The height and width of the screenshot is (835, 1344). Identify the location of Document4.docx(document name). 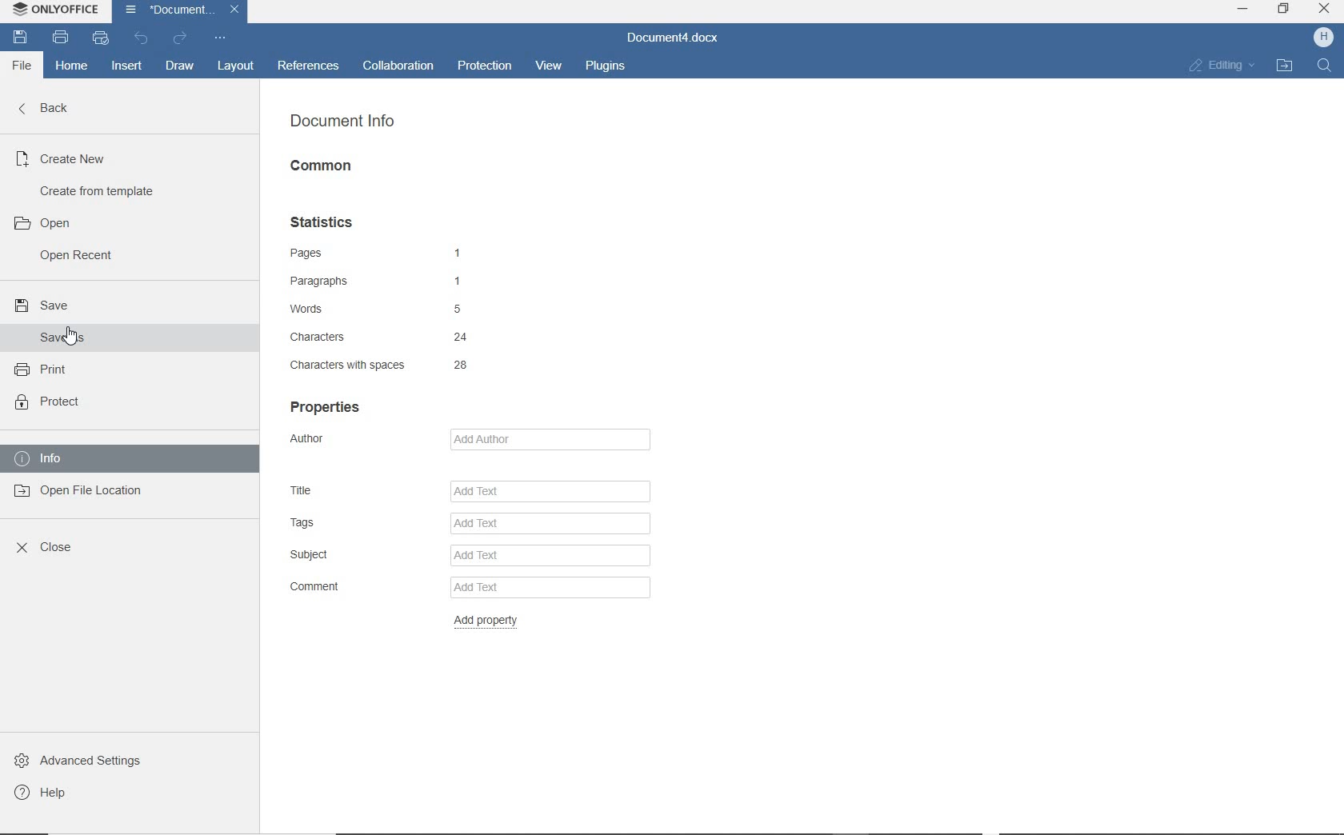
(673, 36).